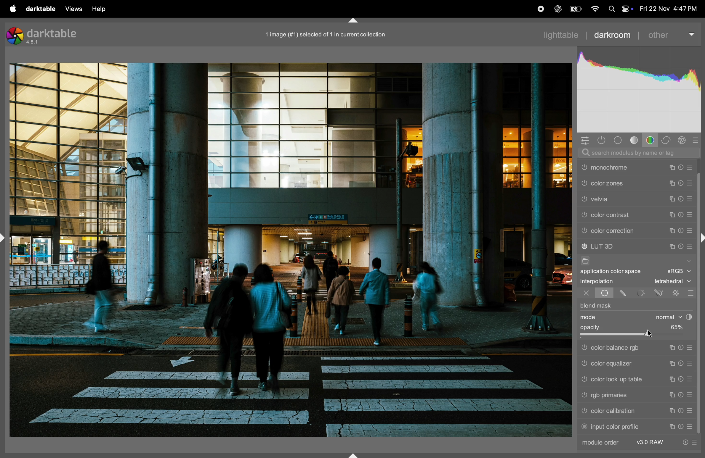 The height and width of the screenshot is (458, 705). I want to click on spotlight search, so click(611, 8).